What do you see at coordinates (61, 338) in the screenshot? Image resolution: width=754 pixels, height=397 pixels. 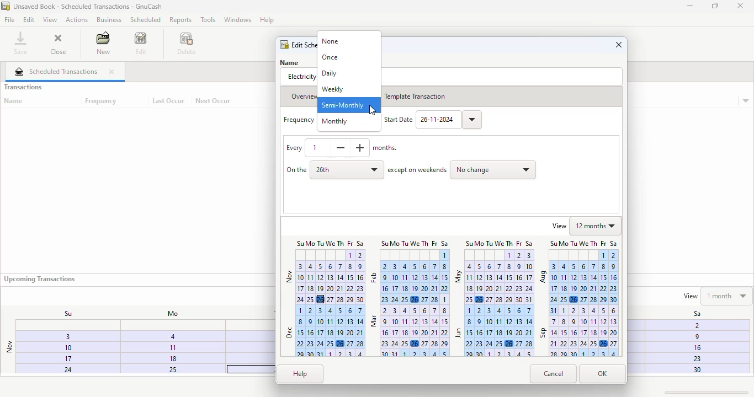 I see `3` at bounding box center [61, 338].